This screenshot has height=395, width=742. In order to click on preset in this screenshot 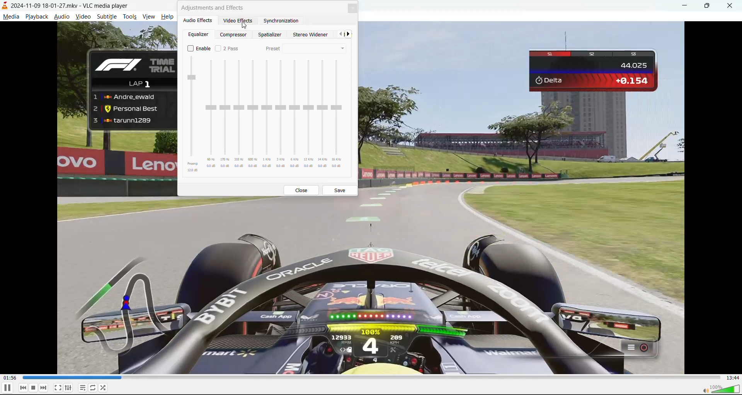, I will do `click(306, 49)`.